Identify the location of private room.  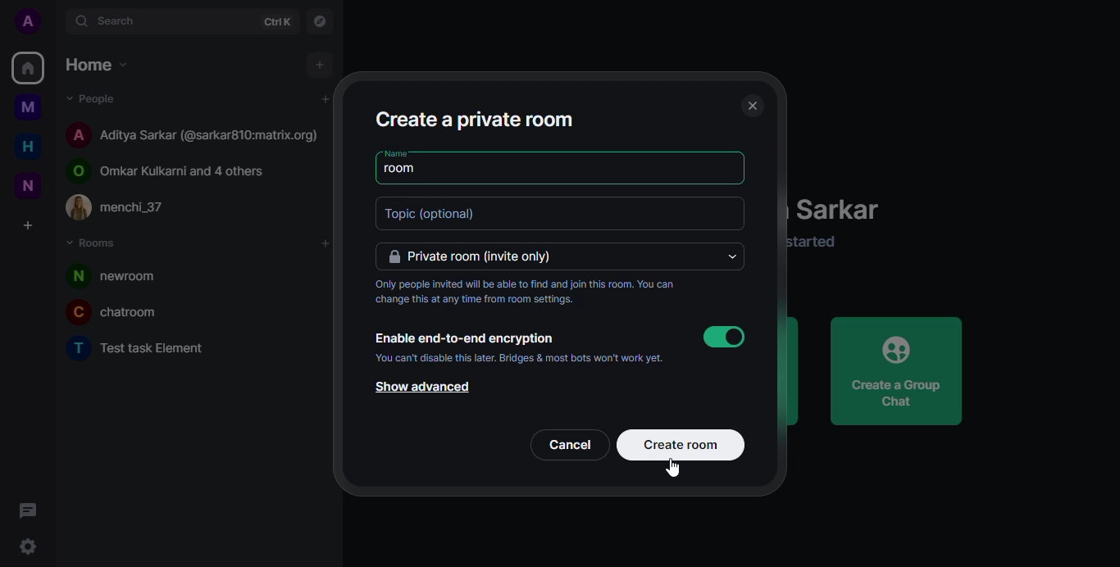
(478, 256).